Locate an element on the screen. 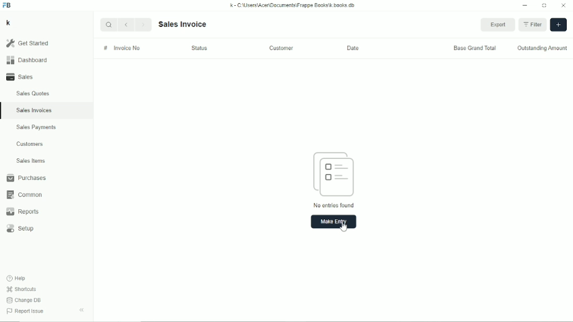 This screenshot has height=322, width=573. Outstanding amount is located at coordinates (543, 48).